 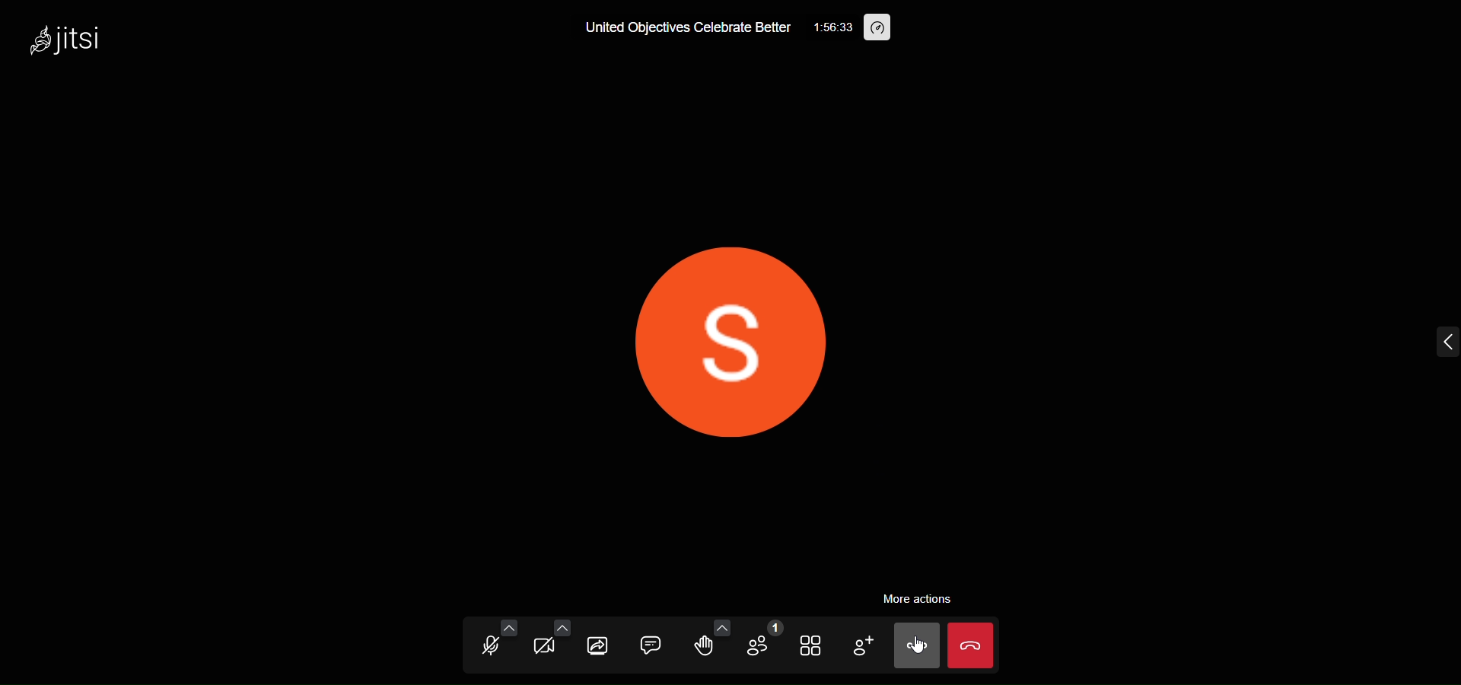 What do you see at coordinates (562, 627) in the screenshot?
I see `more video options` at bounding box center [562, 627].